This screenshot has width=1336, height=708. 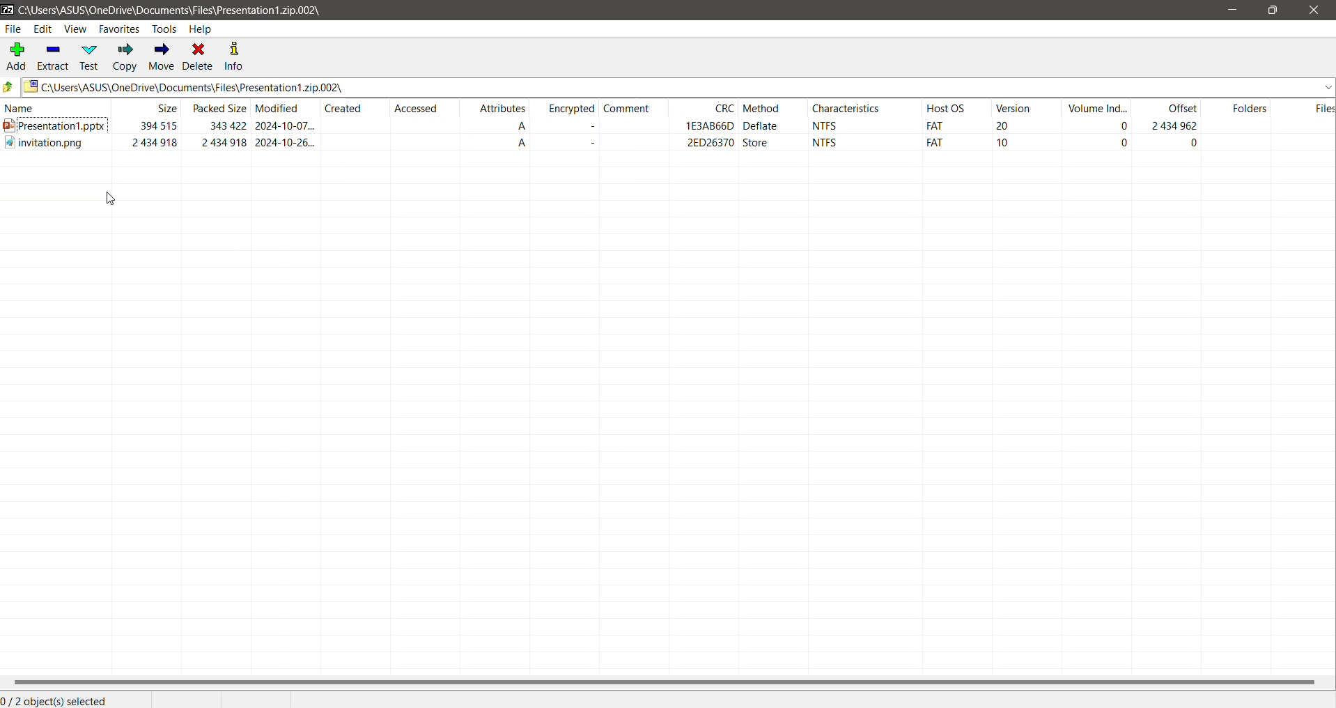 I want to click on Add, so click(x=17, y=57).